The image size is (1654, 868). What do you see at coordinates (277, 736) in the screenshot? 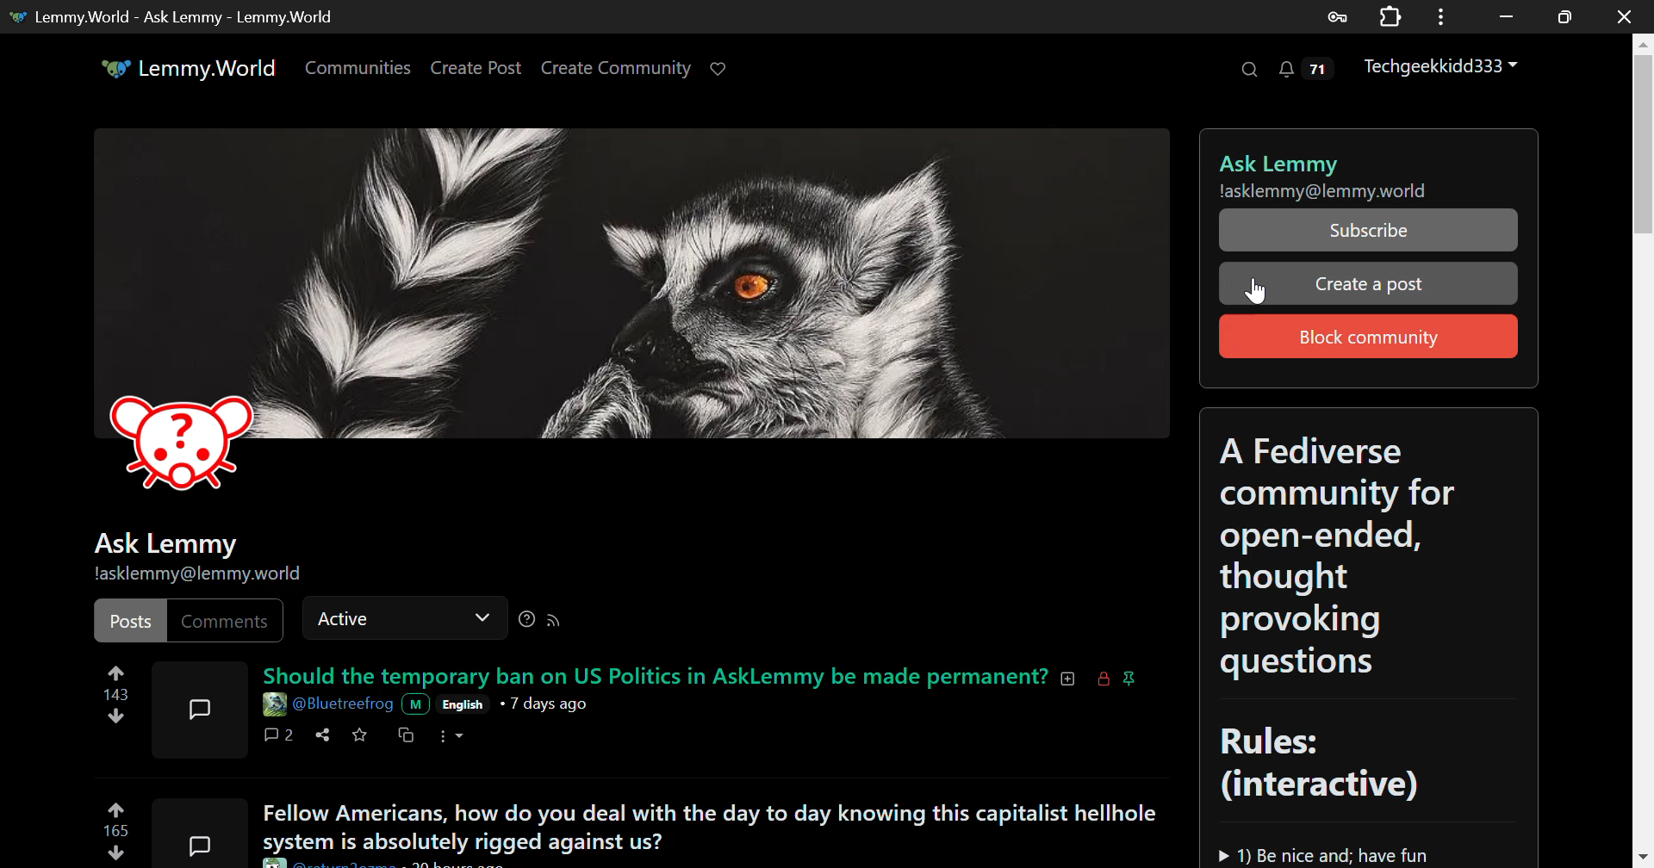
I see `Comments` at bounding box center [277, 736].